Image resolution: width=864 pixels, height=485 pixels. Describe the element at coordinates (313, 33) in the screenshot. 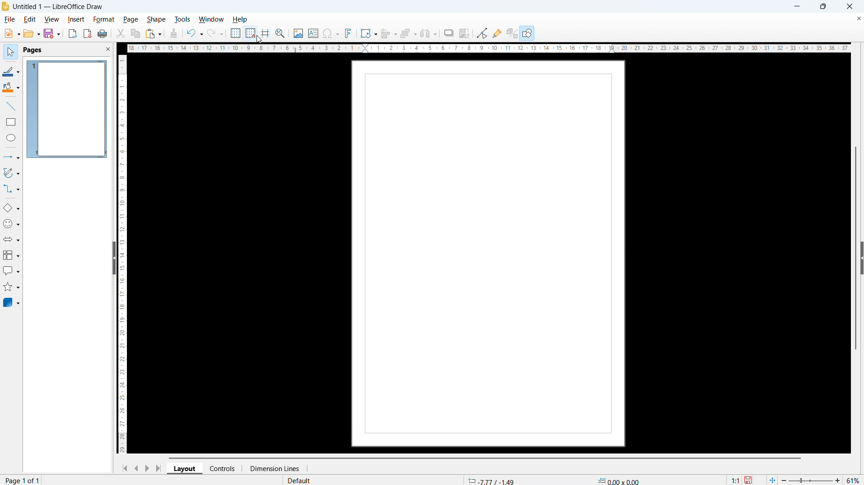

I see `Insert text box ` at that location.